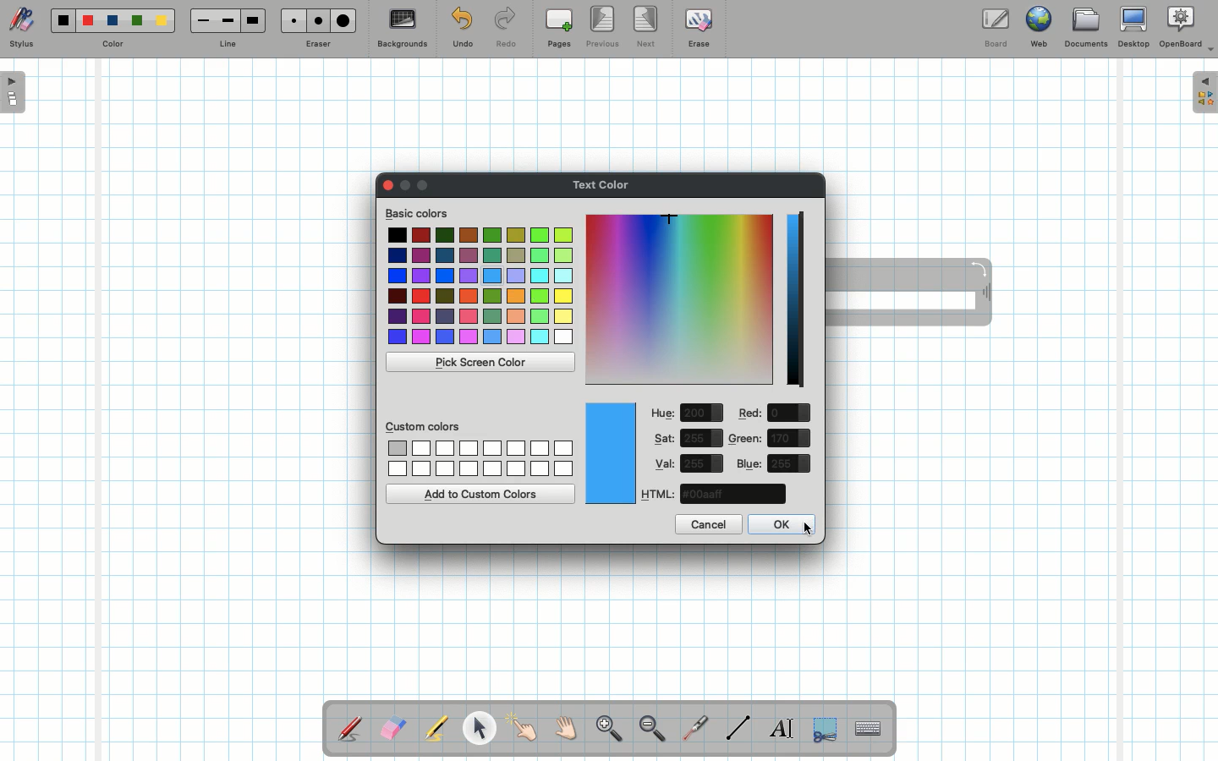  Describe the element at coordinates (1136, 27) in the screenshot. I see `Desktop` at that location.